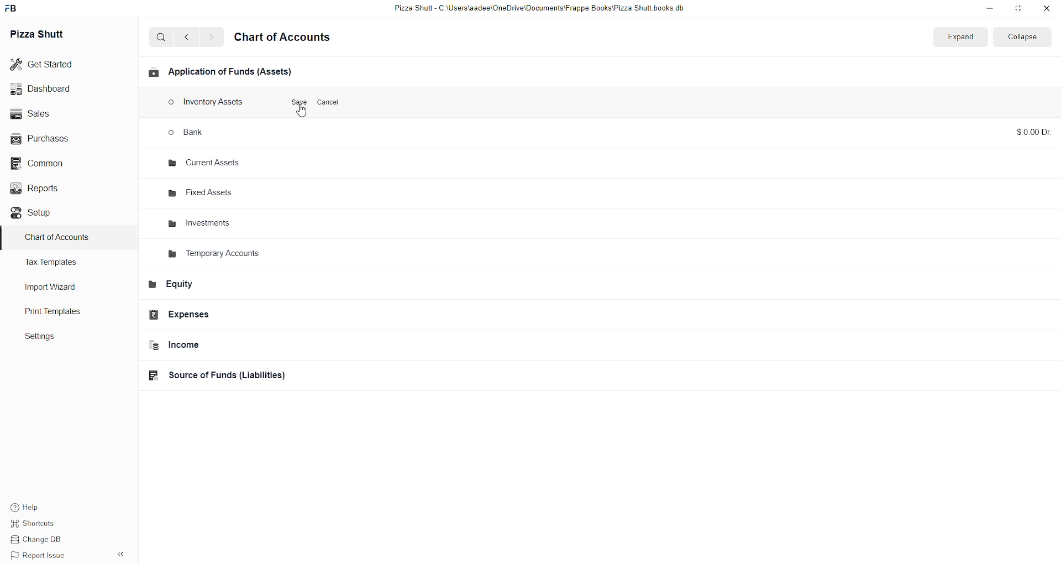 The width and height of the screenshot is (1061, 564). I want to click on collapse , so click(1021, 39).